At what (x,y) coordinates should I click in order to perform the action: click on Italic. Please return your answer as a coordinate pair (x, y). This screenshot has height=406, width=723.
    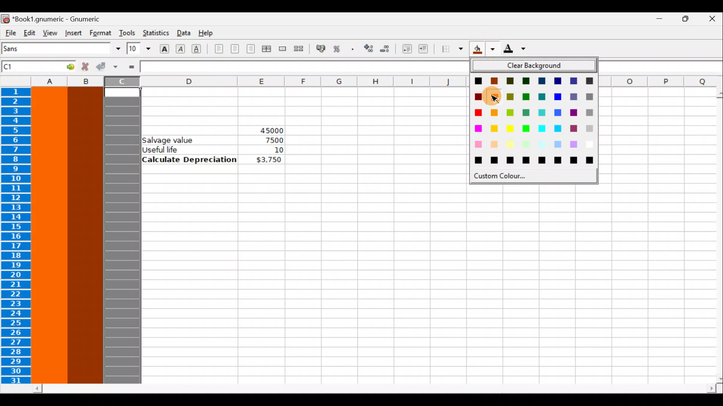
    Looking at the image, I should click on (182, 48).